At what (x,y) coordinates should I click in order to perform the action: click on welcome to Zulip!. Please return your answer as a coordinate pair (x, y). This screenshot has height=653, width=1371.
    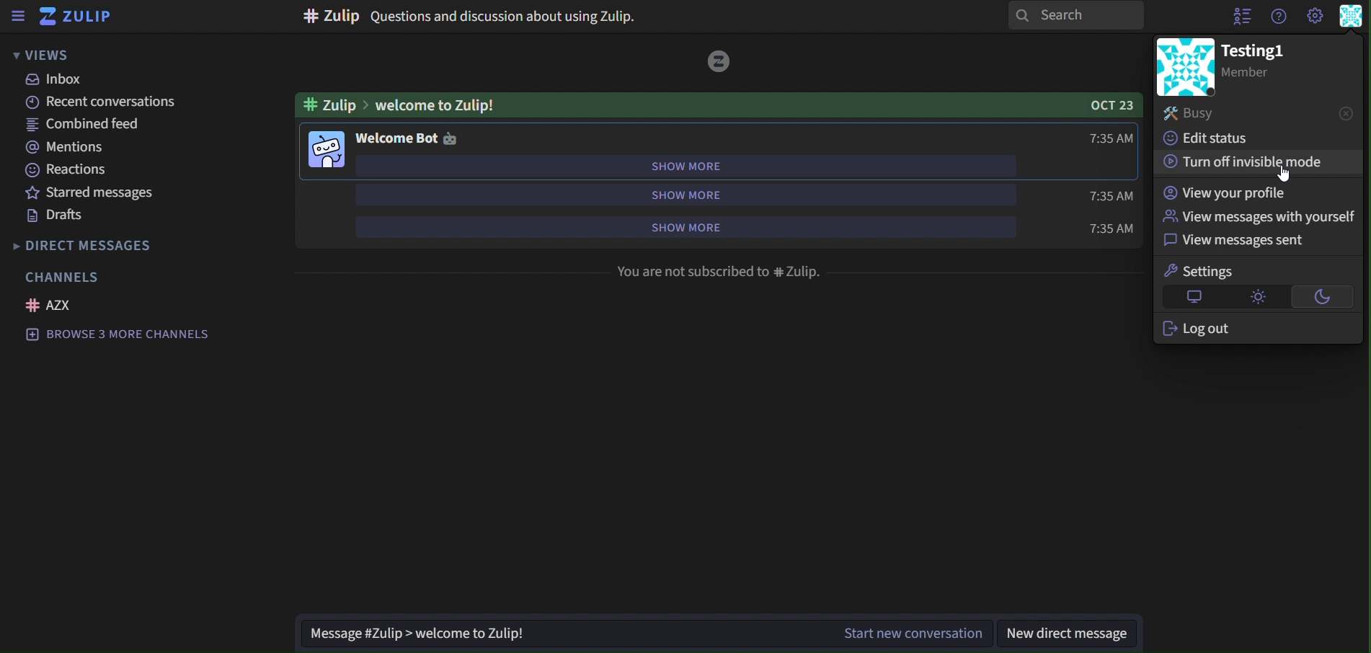
    Looking at the image, I should click on (442, 105).